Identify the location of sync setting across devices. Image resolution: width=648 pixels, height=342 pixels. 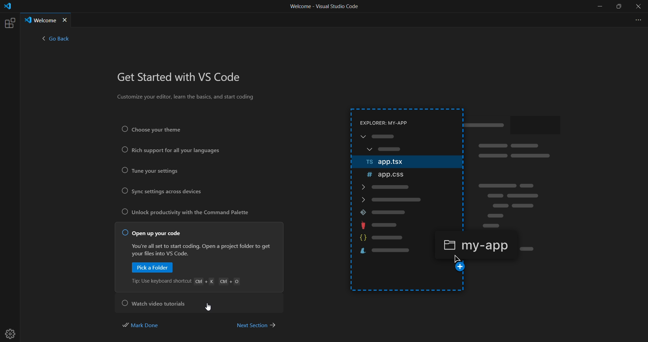
(168, 192).